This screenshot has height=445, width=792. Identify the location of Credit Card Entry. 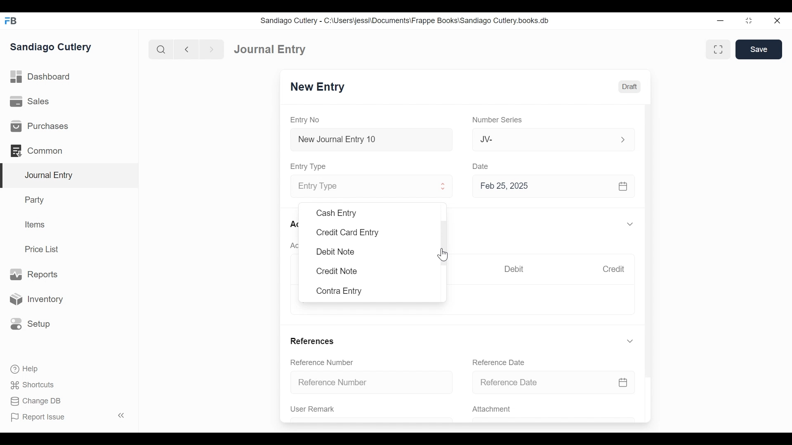
(347, 232).